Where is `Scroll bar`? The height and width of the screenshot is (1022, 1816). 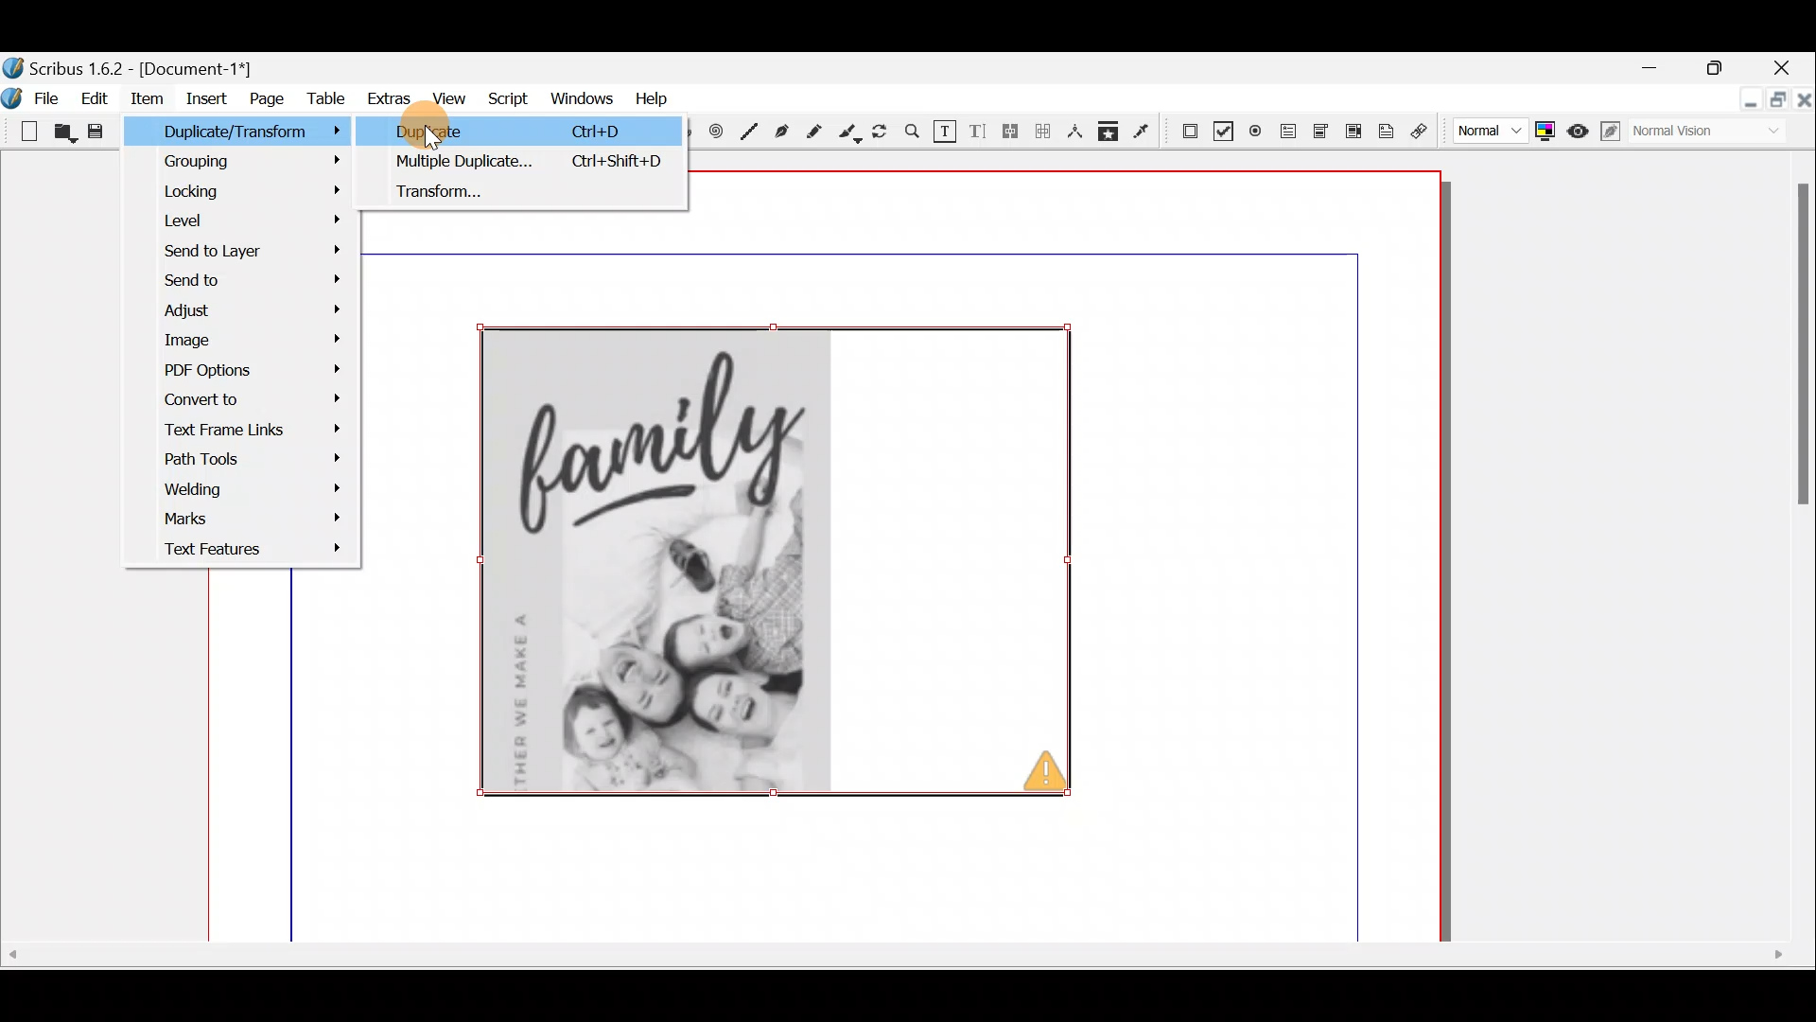
Scroll bar is located at coordinates (896, 975).